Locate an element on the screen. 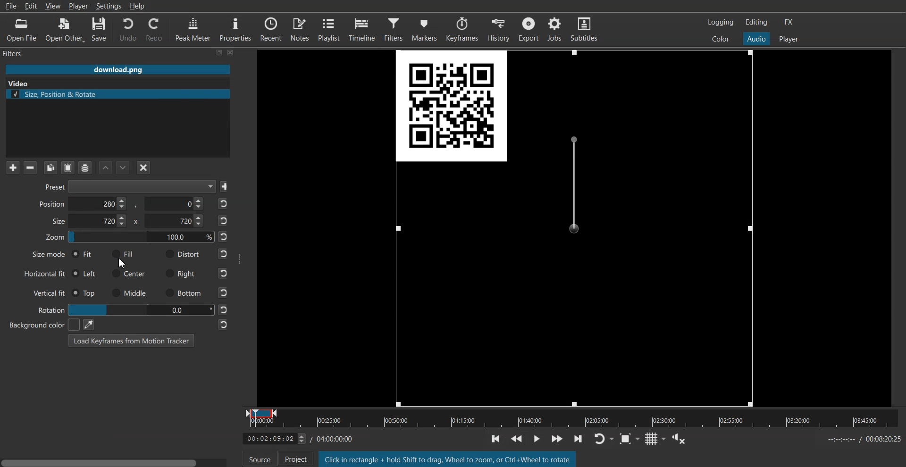 Image resolution: width=906 pixels, height=467 pixels. Time Sheet is located at coordinates (864, 439).